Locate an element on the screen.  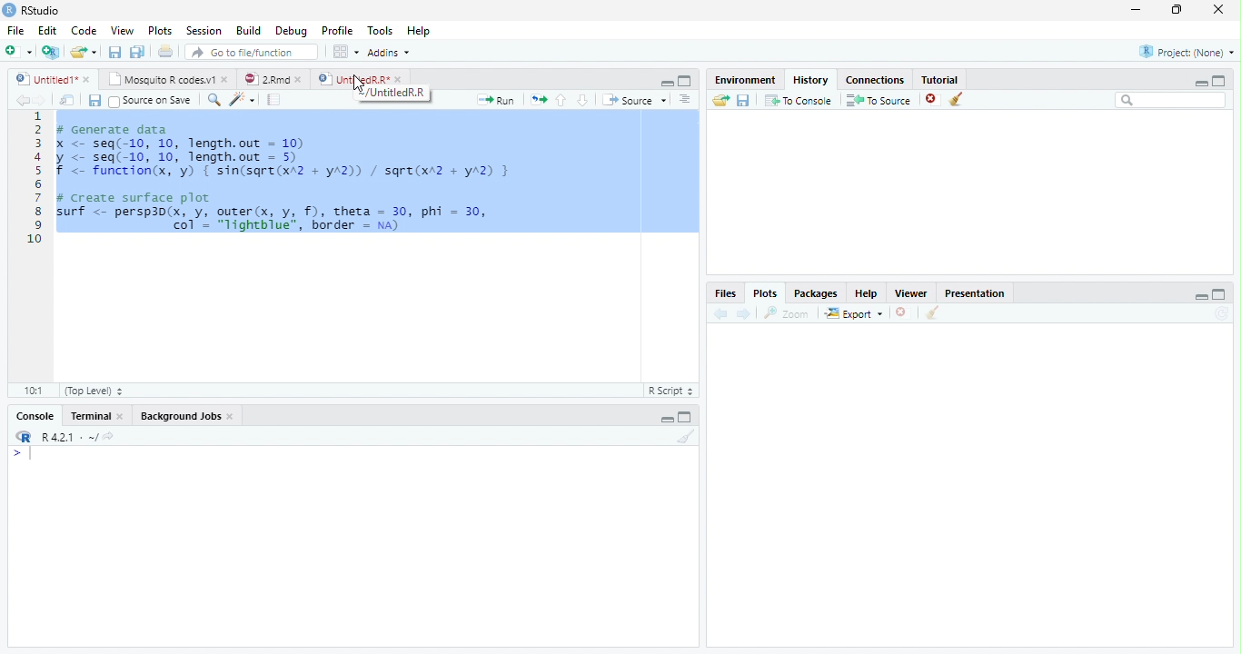
Connections is located at coordinates (875, 79).